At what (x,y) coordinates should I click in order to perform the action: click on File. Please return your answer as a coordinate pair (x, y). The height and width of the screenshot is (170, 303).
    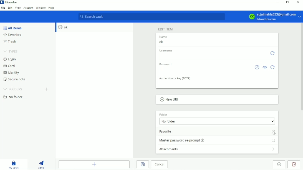
    Looking at the image, I should click on (3, 8).